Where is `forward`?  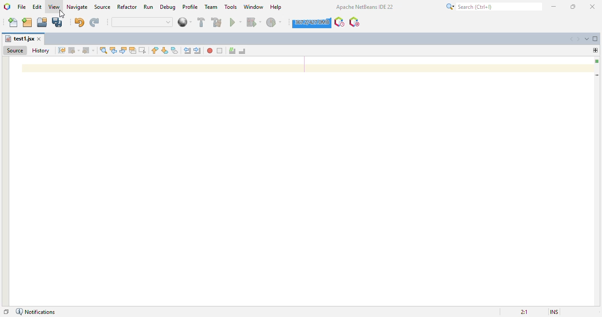
forward is located at coordinates (88, 50).